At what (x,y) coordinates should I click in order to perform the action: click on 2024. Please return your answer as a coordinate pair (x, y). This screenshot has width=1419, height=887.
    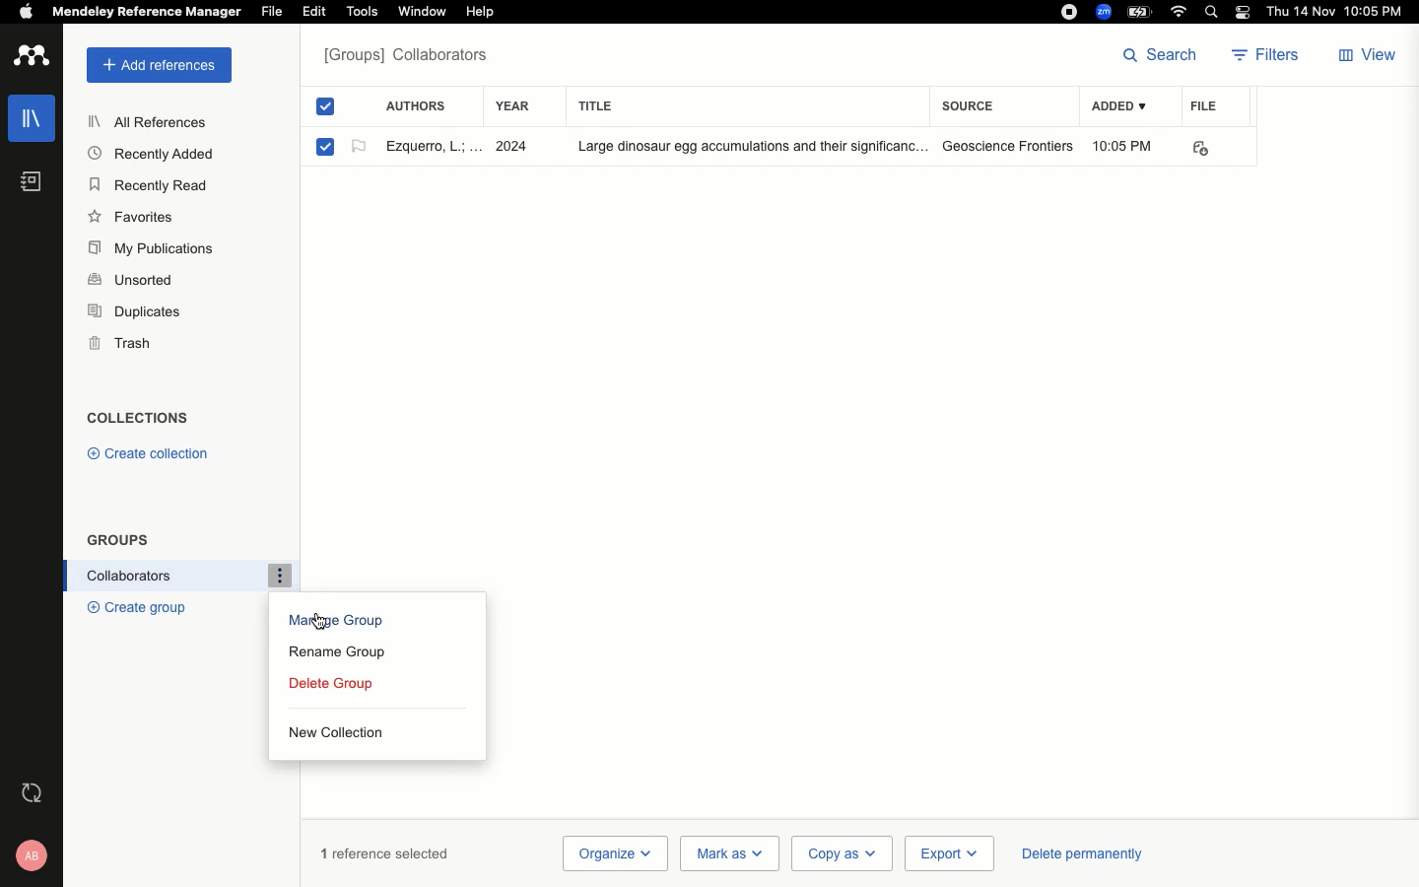
    Looking at the image, I should click on (516, 147).